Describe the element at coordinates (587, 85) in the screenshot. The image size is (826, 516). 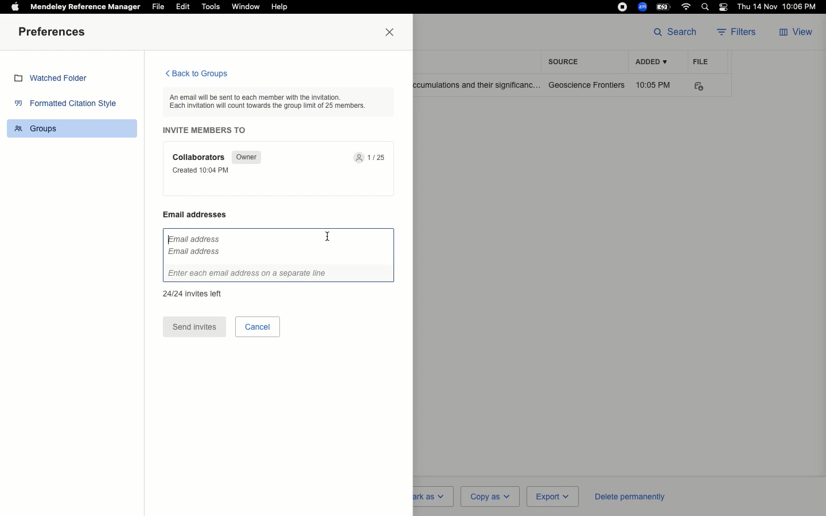
I see `Geoscience frontiers` at that location.